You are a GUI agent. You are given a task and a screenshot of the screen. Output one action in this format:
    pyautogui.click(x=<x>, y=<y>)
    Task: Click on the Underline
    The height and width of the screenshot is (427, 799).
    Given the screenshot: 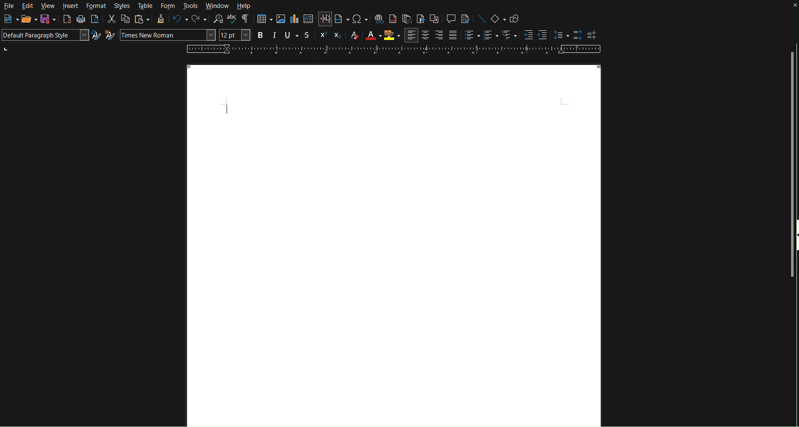 What is the action you would take?
    pyautogui.click(x=290, y=36)
    